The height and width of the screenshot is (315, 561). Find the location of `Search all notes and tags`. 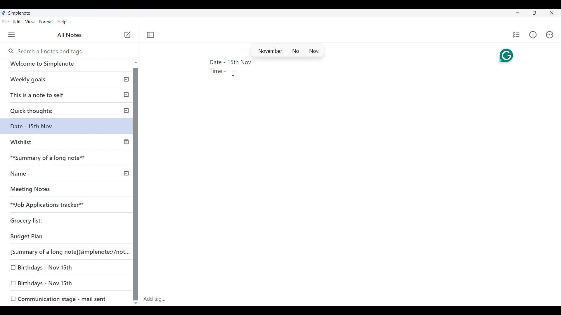

Search all notes and tags is located at coordinates (45, 51).